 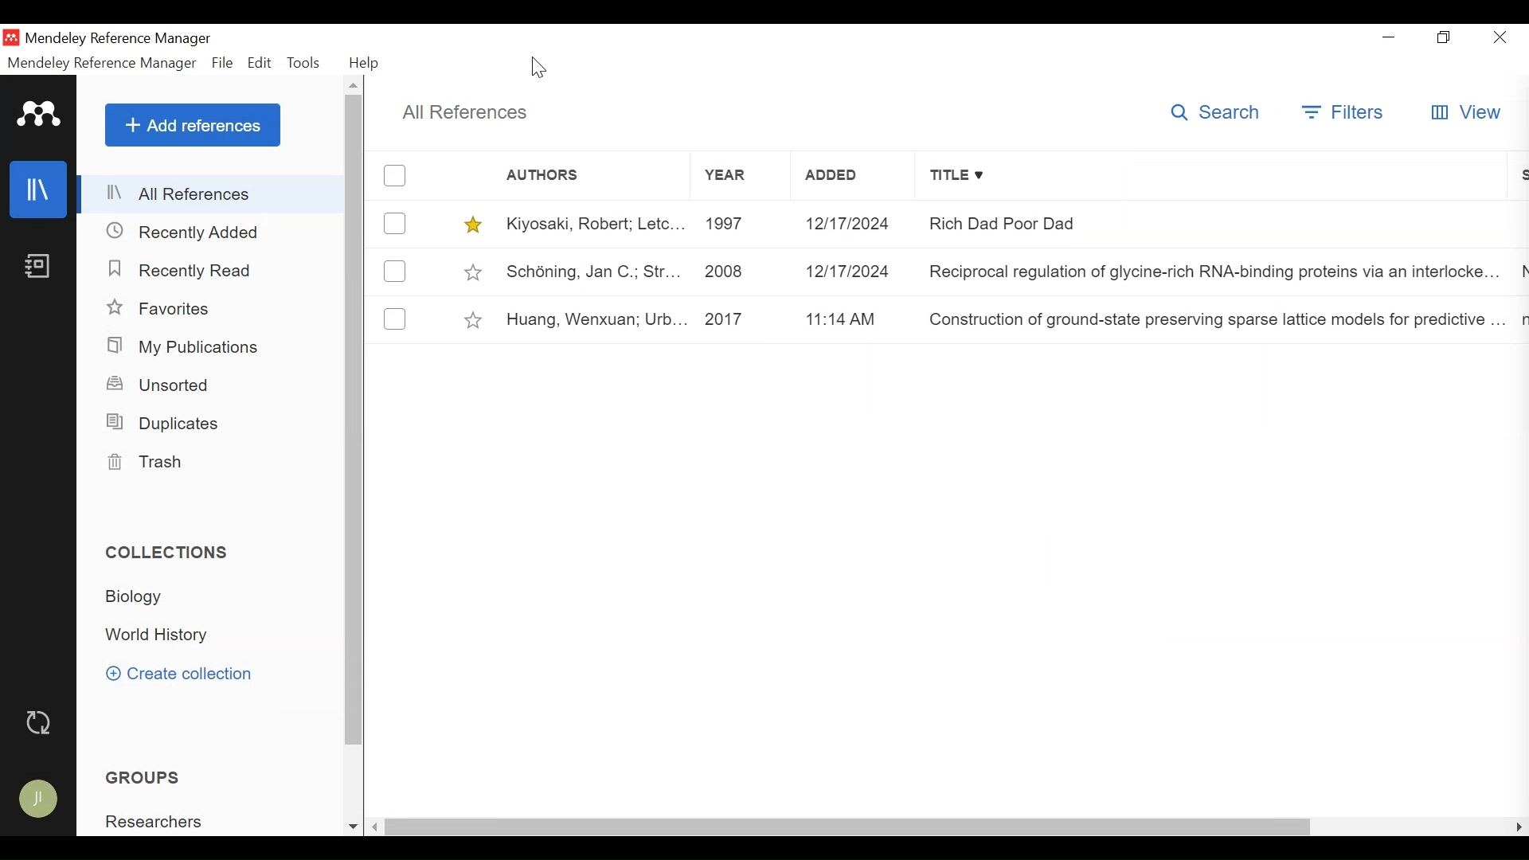 I want to click on Mendeley logo, so click(x=39, y=114).